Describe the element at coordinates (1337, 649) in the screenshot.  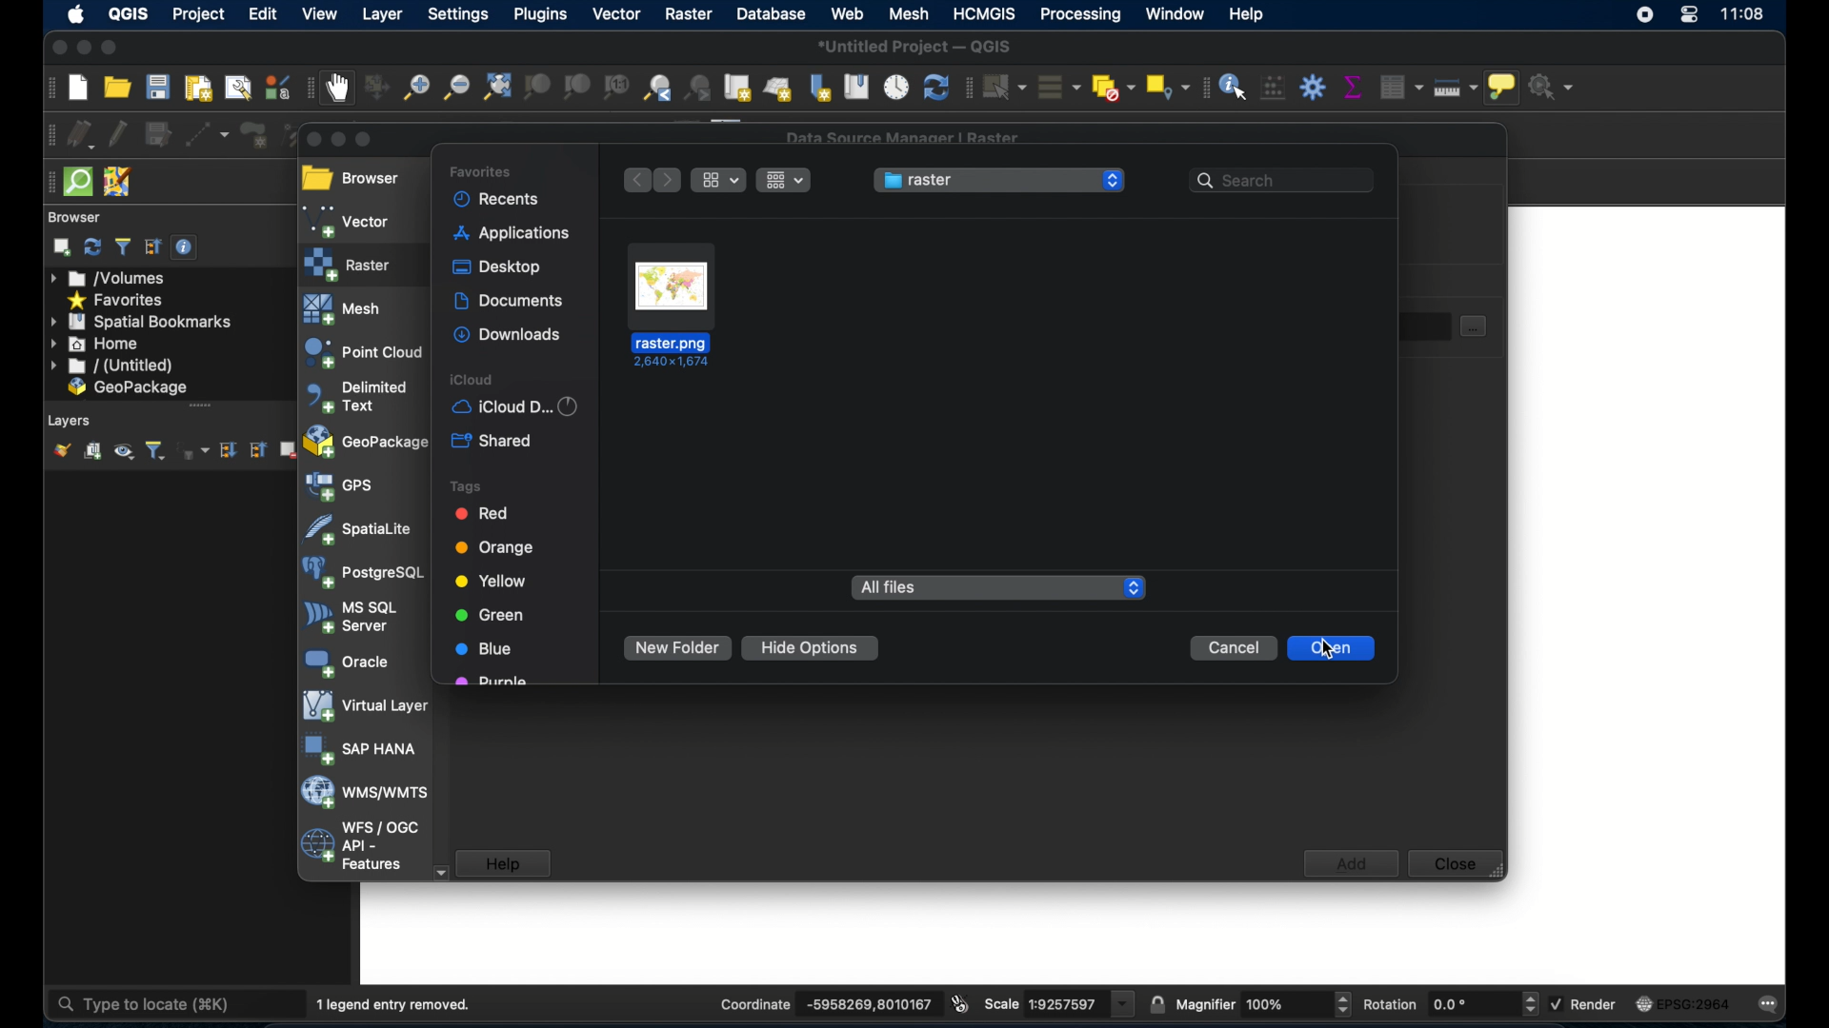
I see `open` at that location.